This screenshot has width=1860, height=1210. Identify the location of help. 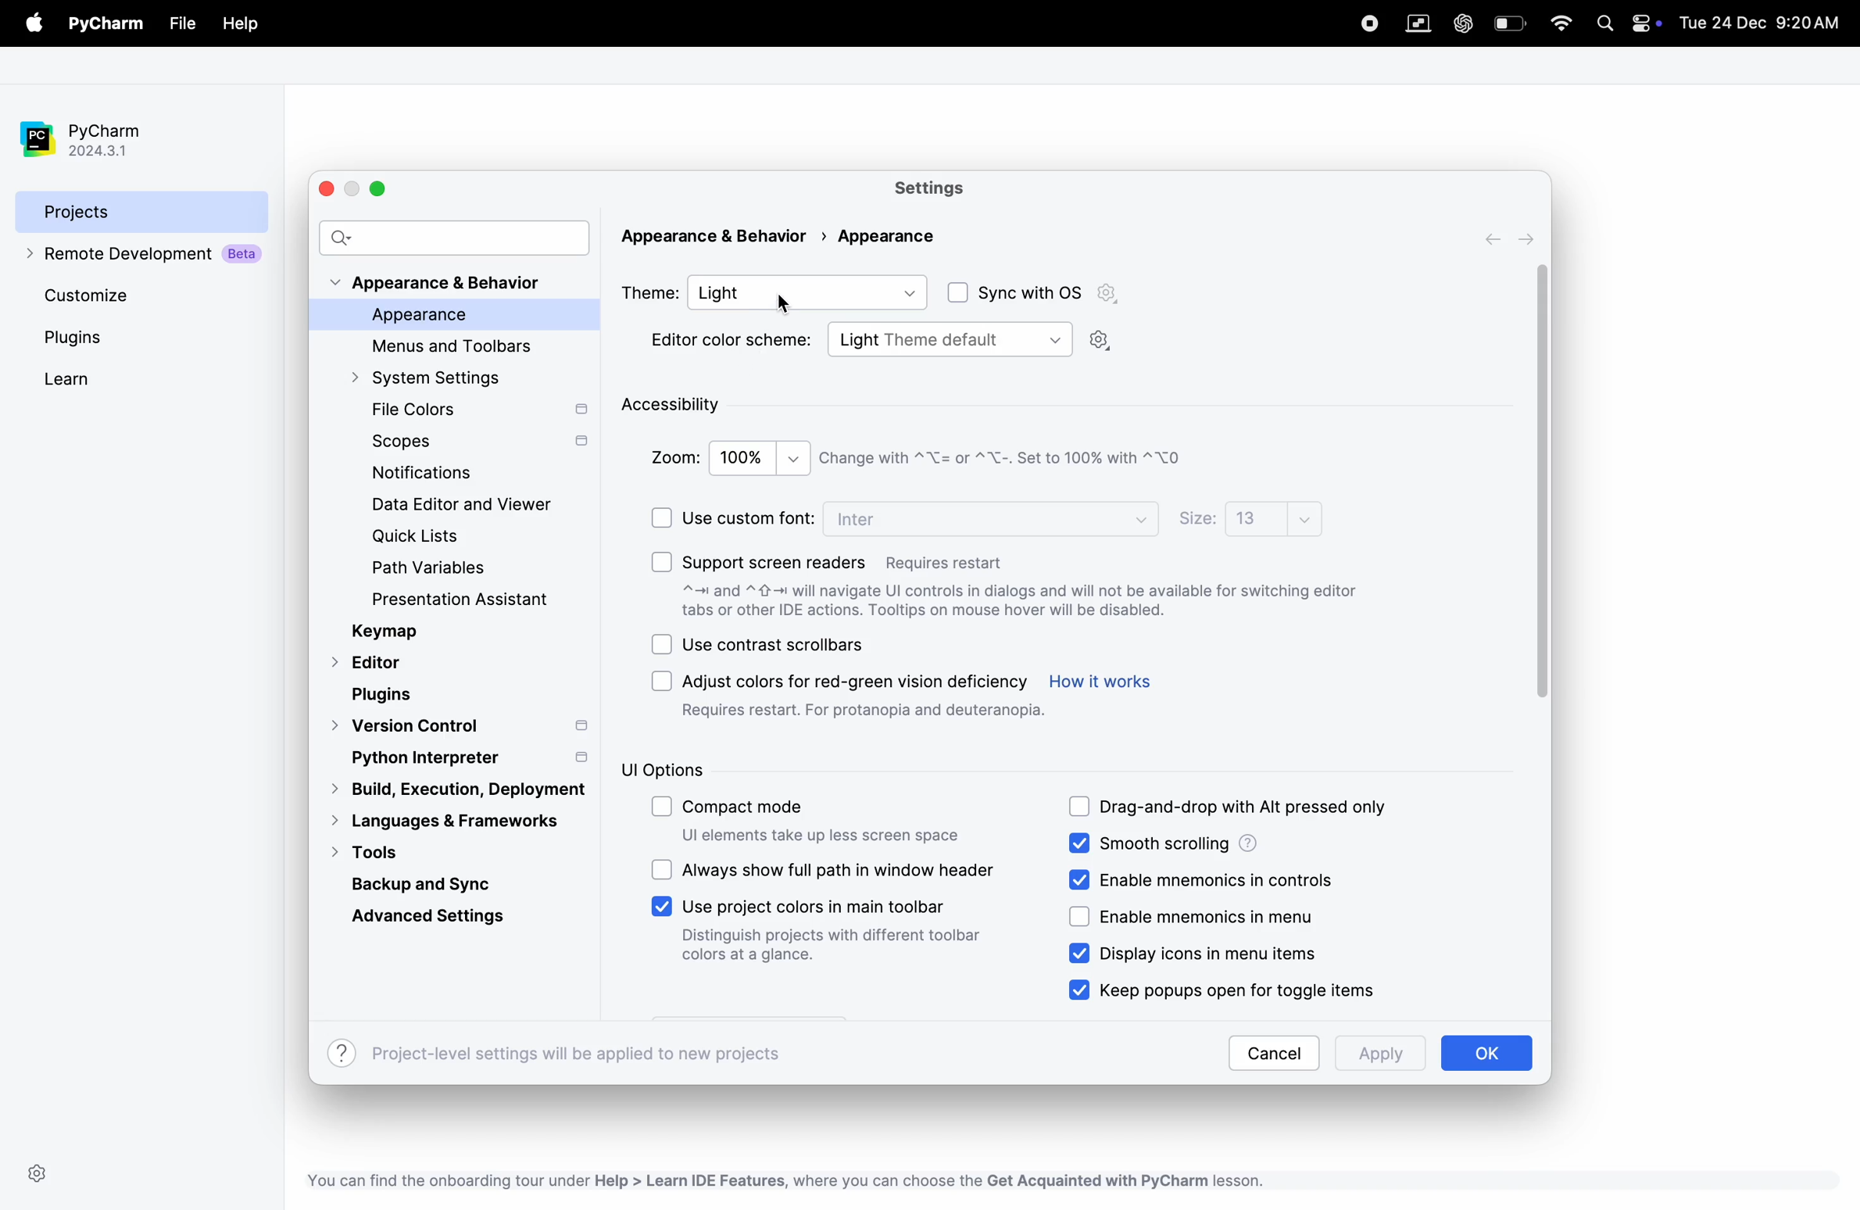
(240, 25).